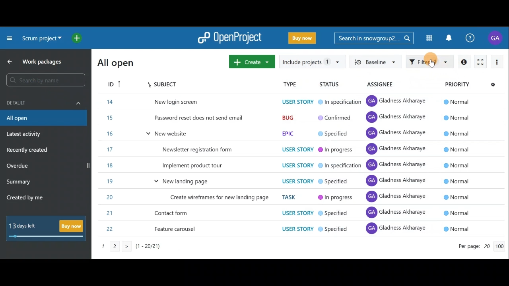 Image resolution: width=509 pixels, height=286 pixels. Describe the element at coordinates (474, 38) in the screenshot. I see `Help` at that location.